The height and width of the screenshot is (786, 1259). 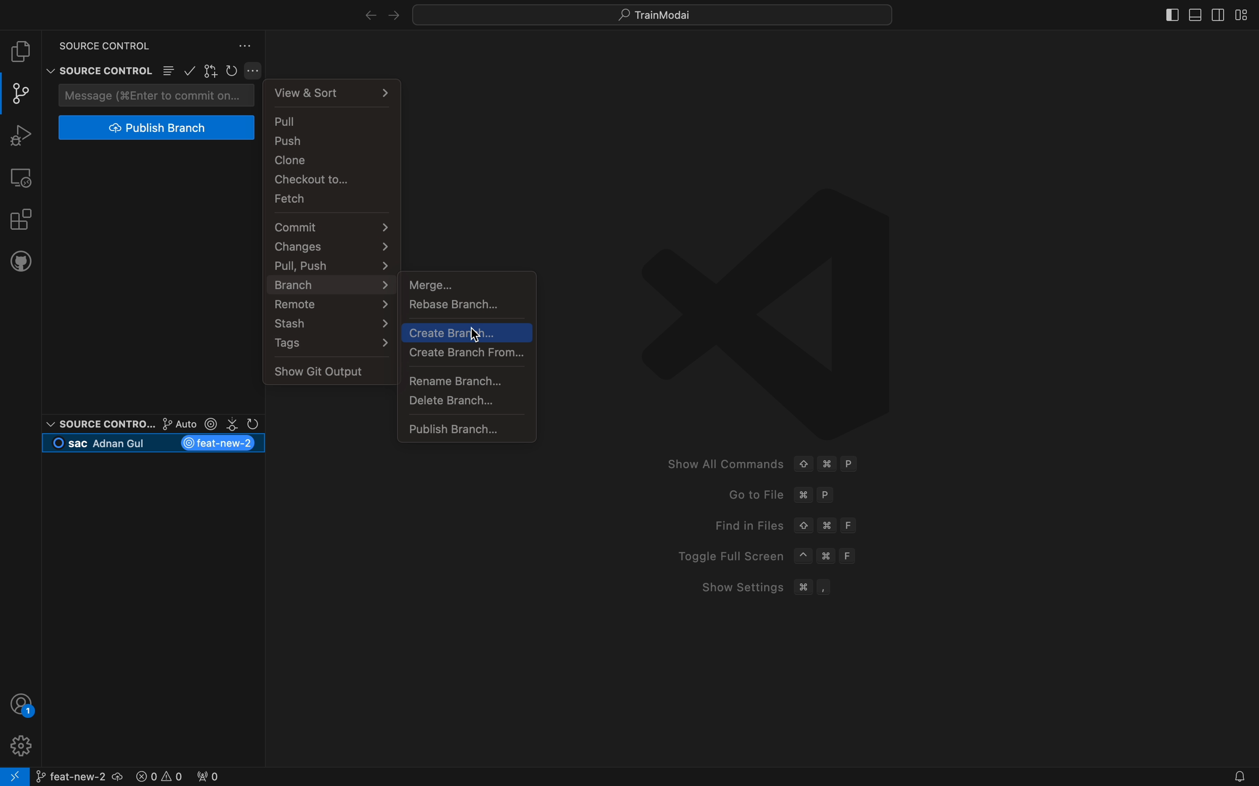 What do you see at coordinates (475, 336) in the screenshot?
I see `Cursor` at bounding box center [475, 336].